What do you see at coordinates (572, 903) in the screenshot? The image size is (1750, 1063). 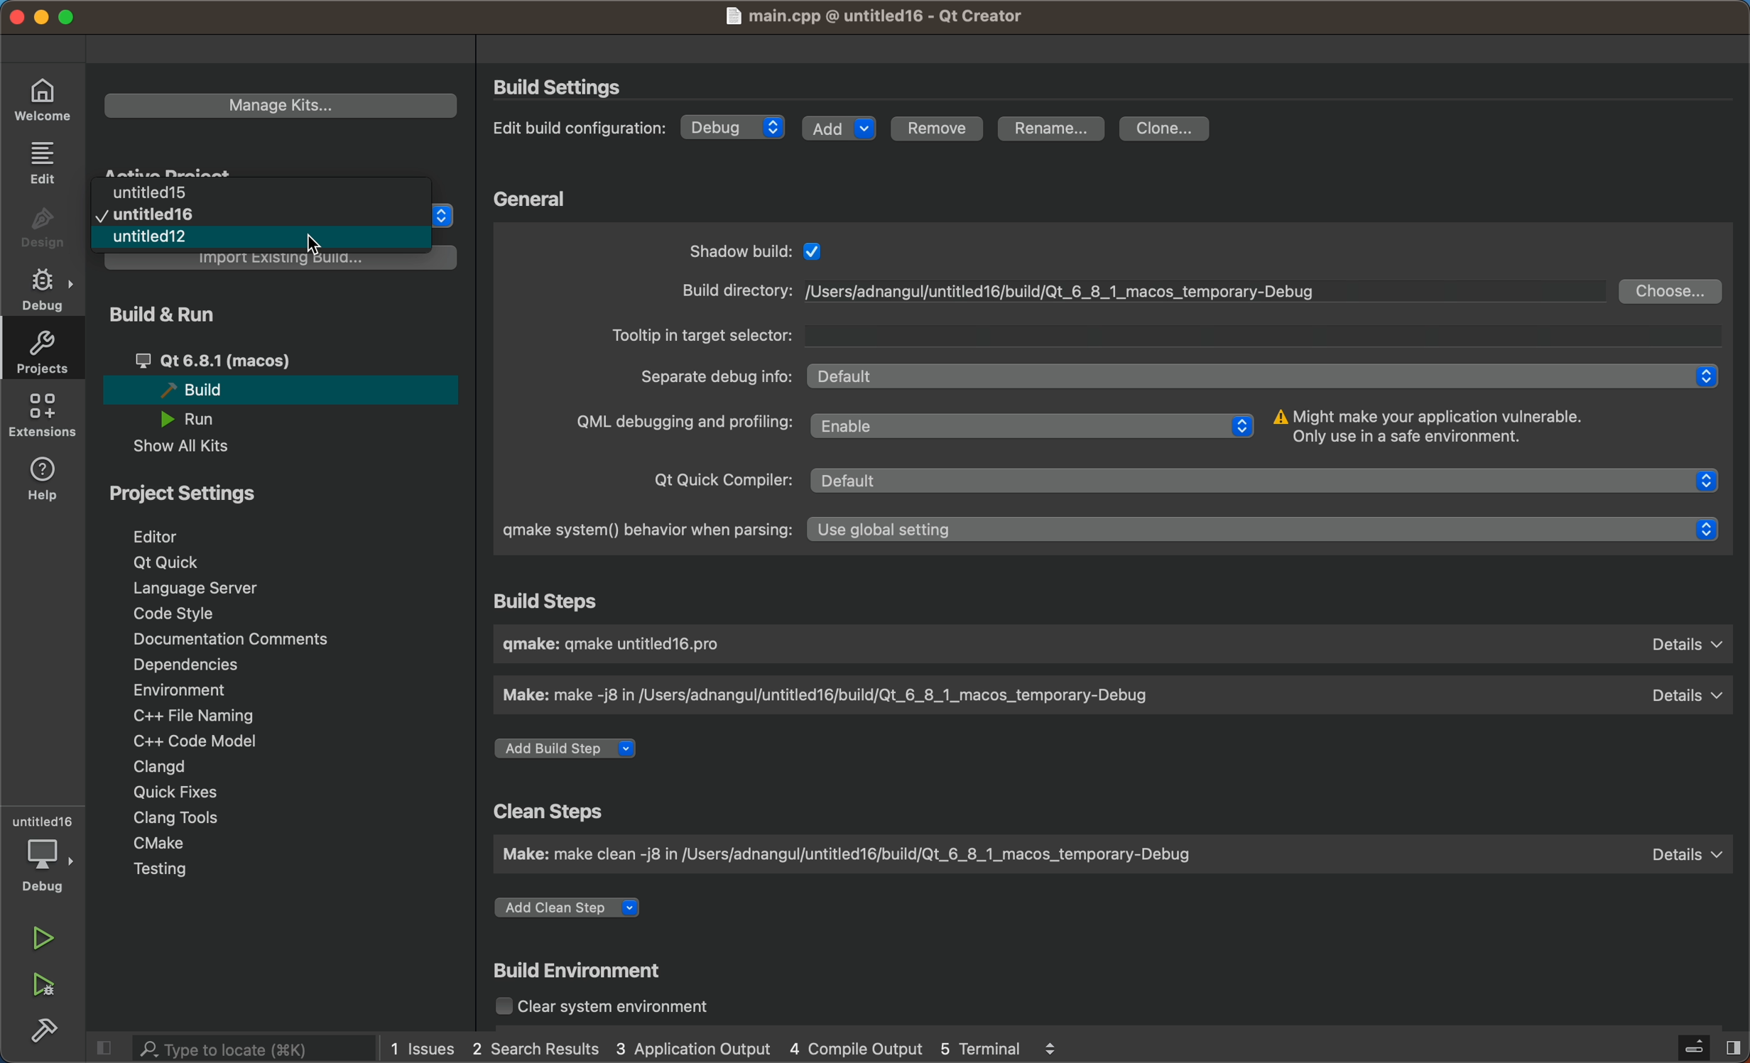 I see `add a step` at bounding box center [572, 903].